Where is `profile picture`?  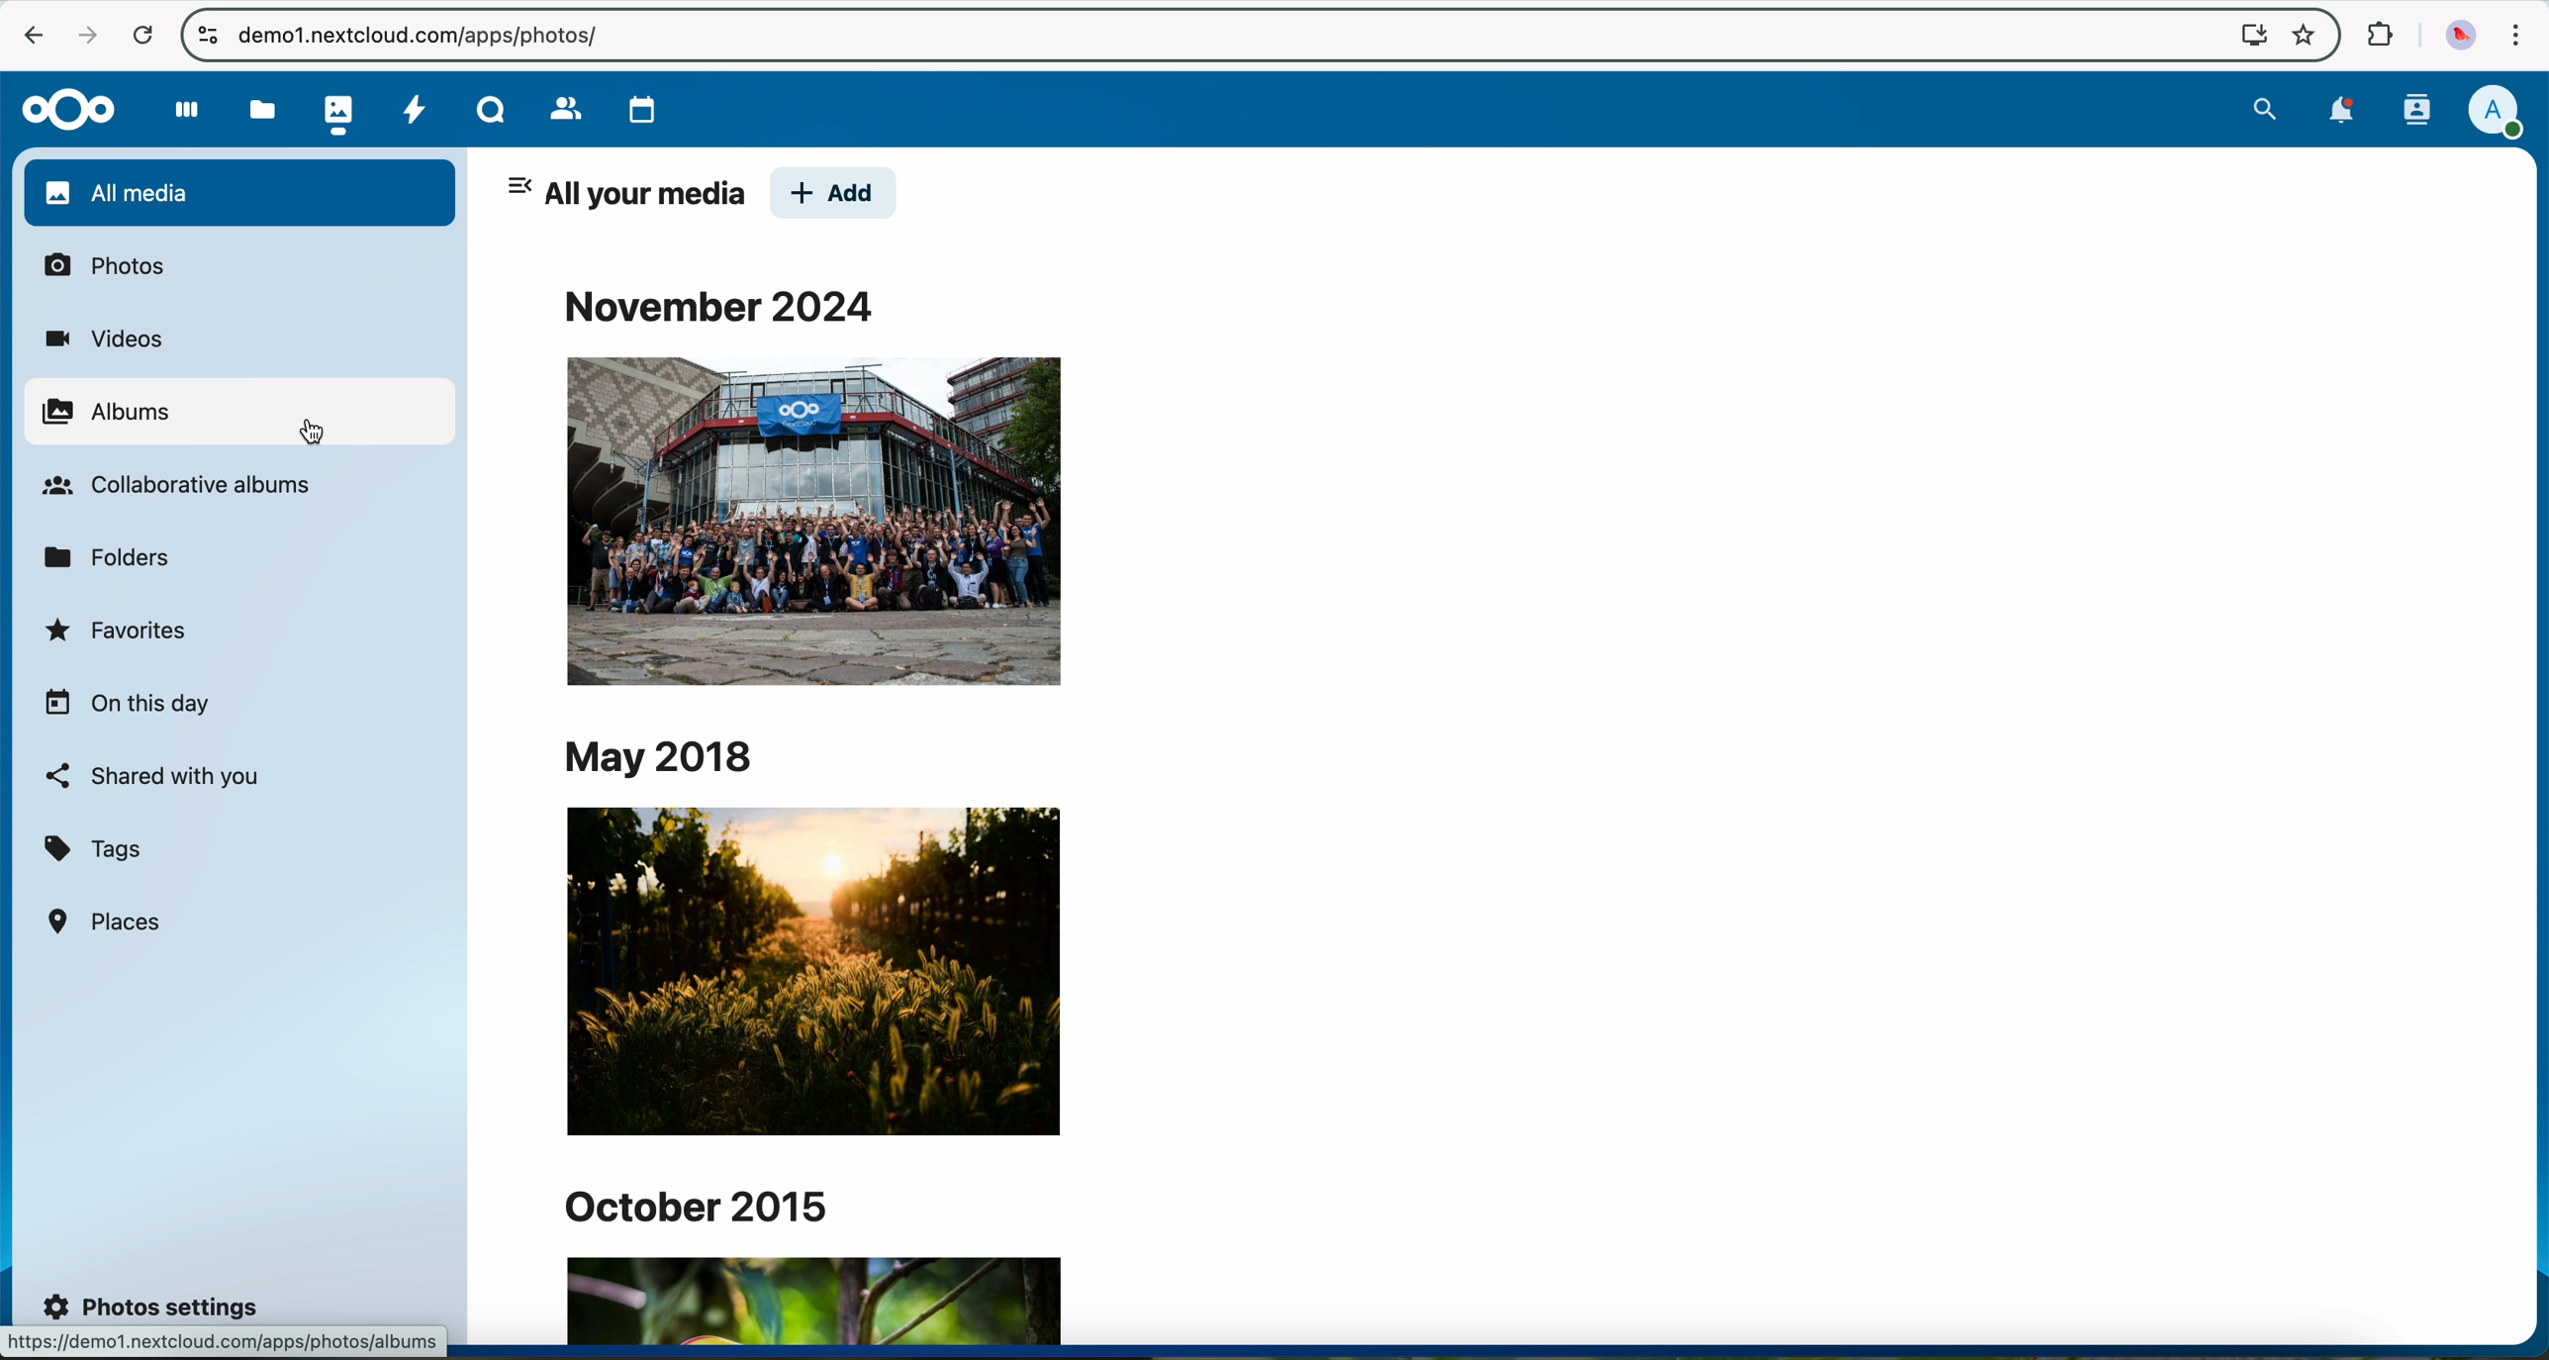
profile picture is located at coordinates (2456, 37).